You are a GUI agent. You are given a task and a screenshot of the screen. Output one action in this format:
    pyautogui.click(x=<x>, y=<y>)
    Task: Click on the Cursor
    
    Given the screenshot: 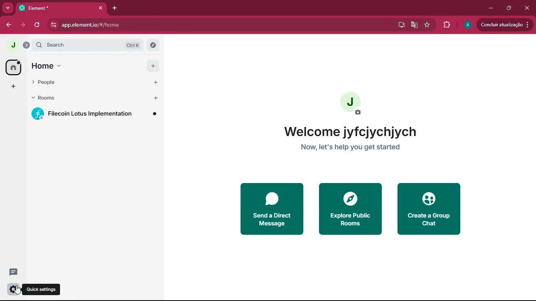 What is the action you would take?
    pyautogui.click(x=18, y=289)
    